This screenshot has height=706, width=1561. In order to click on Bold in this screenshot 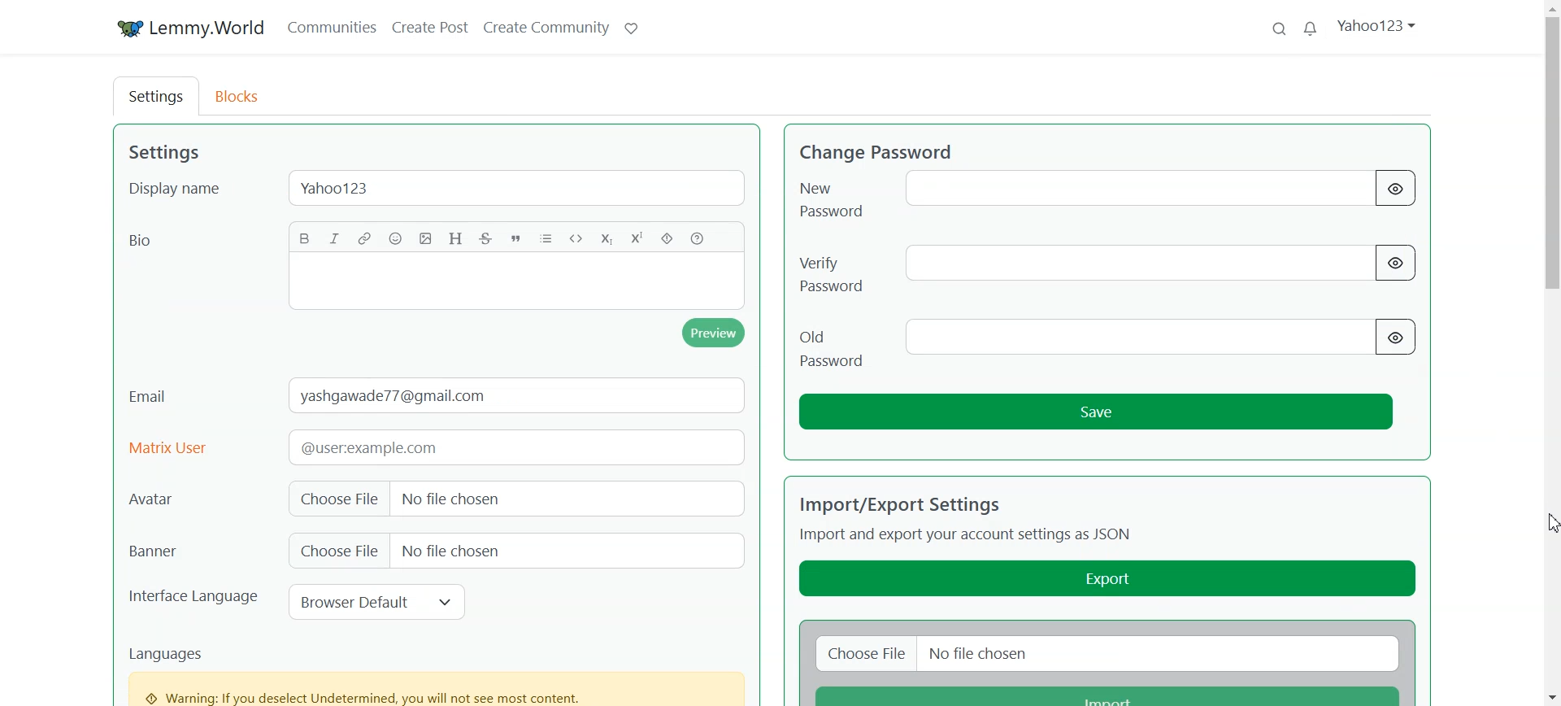, I will do `click(306, 238)`.